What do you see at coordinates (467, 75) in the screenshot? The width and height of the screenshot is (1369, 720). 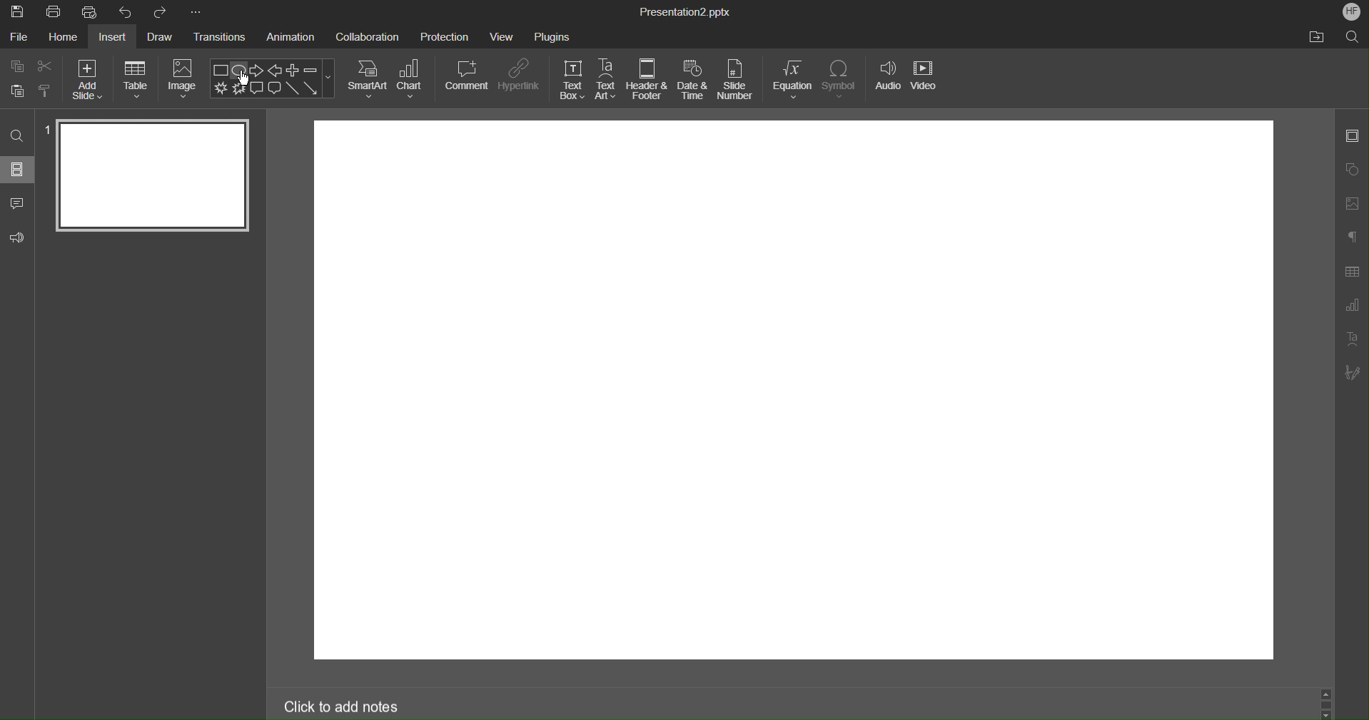 I see `Comment` at bounding box center [467, 75].